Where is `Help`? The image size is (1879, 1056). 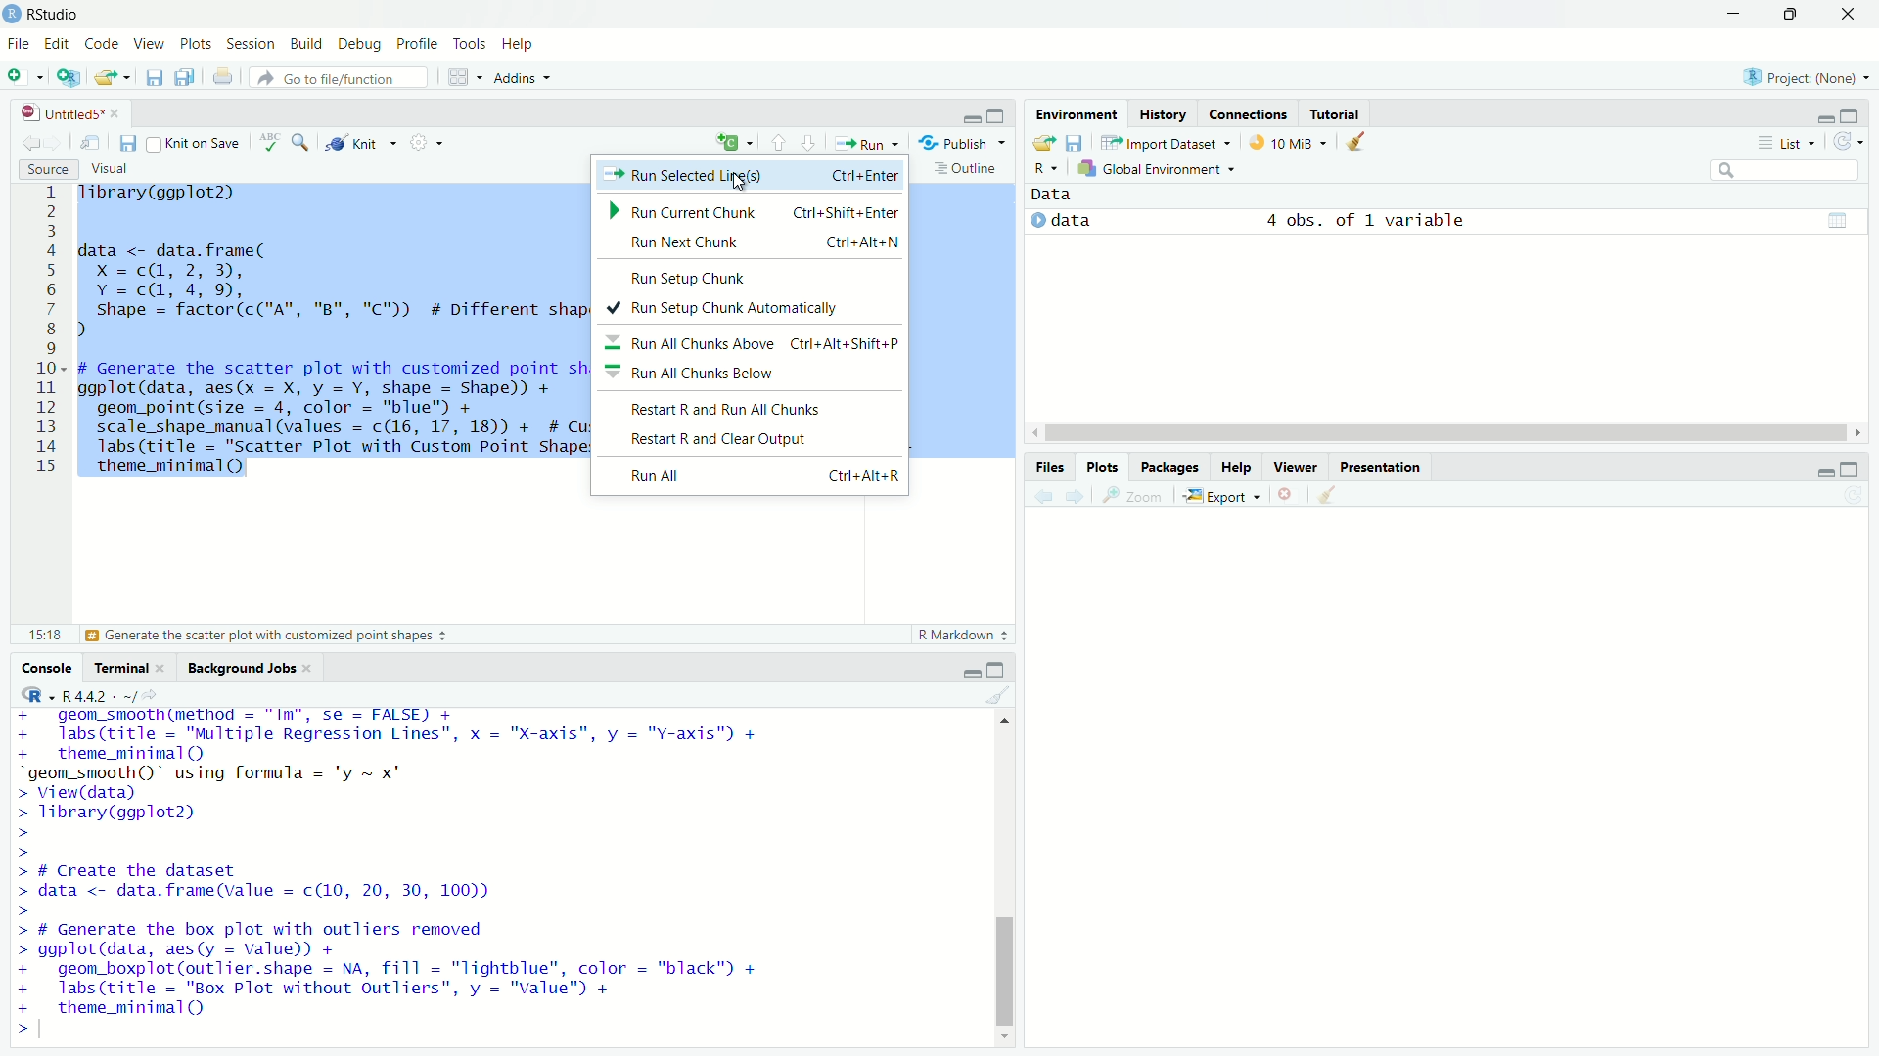
Help is located at coordinates (518, 43).